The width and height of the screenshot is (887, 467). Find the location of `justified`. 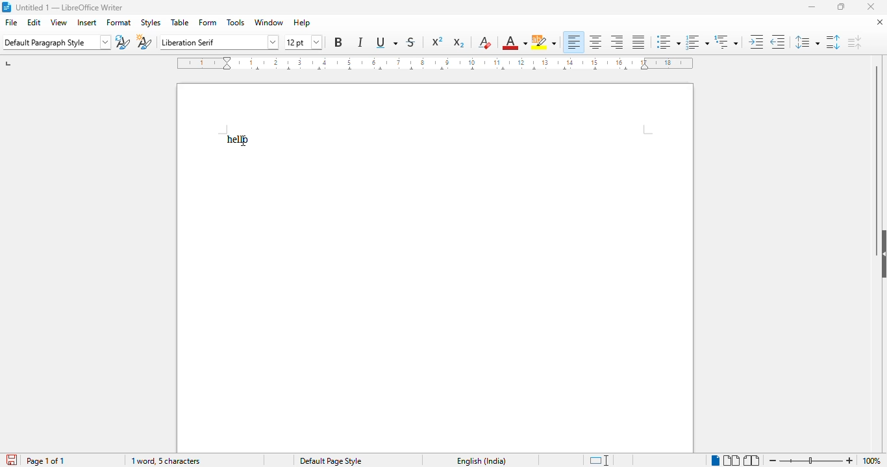

justified is located at coordinates (639, 42).